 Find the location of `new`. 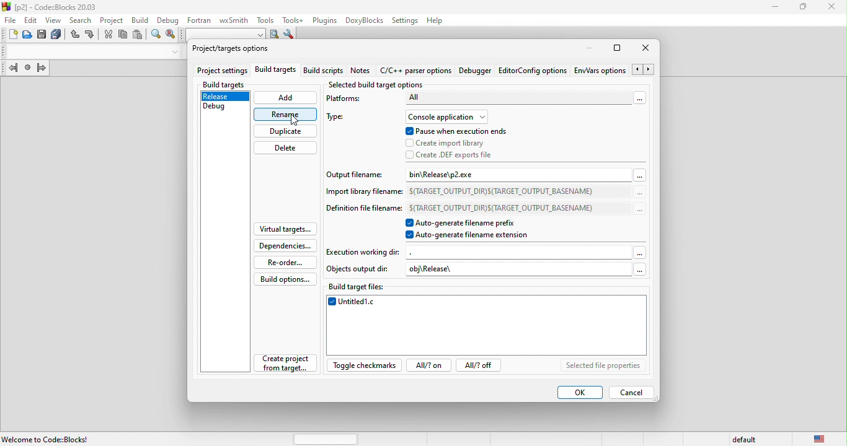

new is located at coordinates (9, 36).